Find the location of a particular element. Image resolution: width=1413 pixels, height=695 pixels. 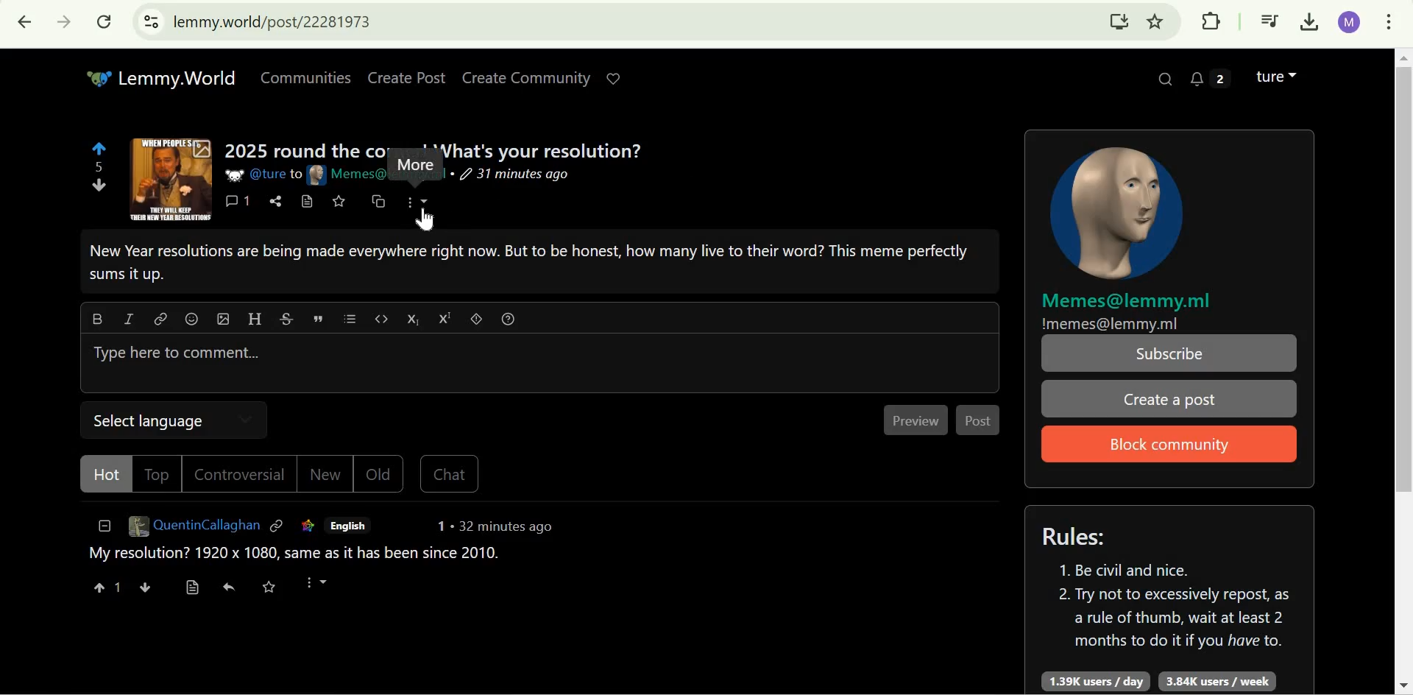

strikethrough is located at coordinates (286, 317).